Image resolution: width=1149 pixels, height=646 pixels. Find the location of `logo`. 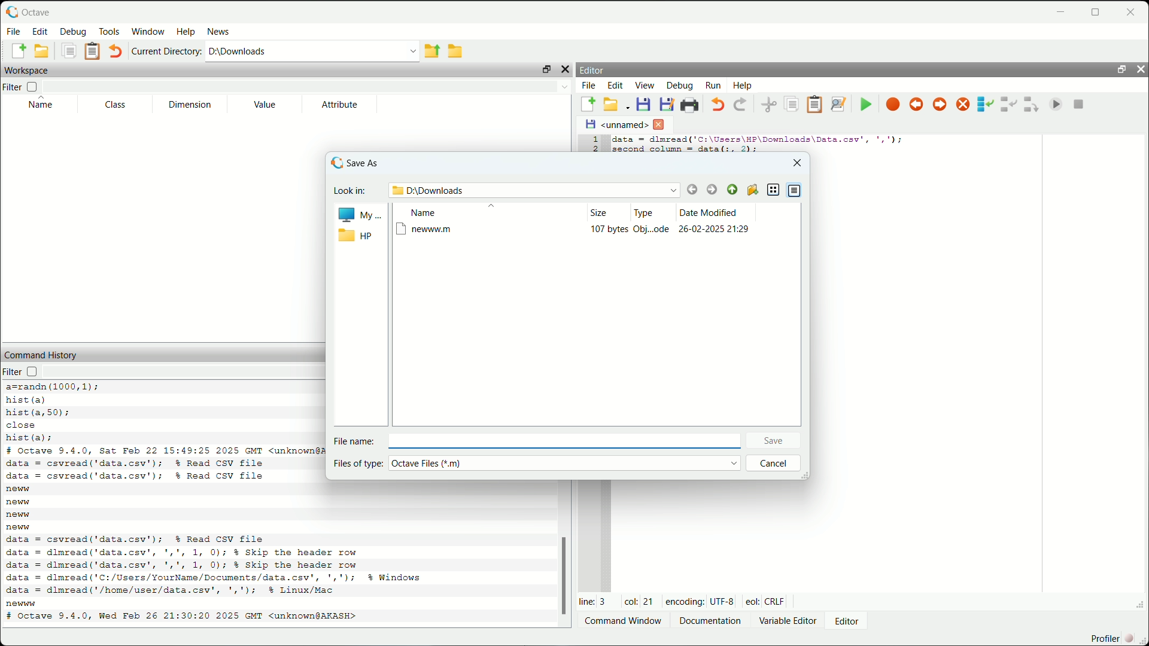

logo is located at coordinates (336, 162).